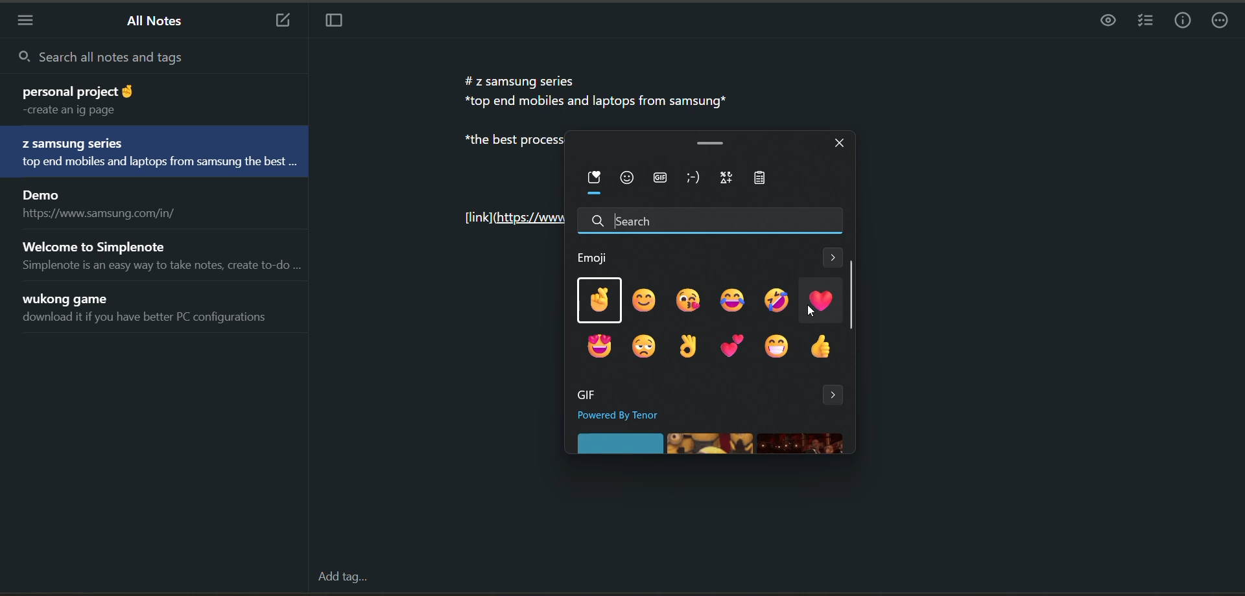  Describe the element at coordinates (835, 395) in the screenshot. I see `see more` at that location.